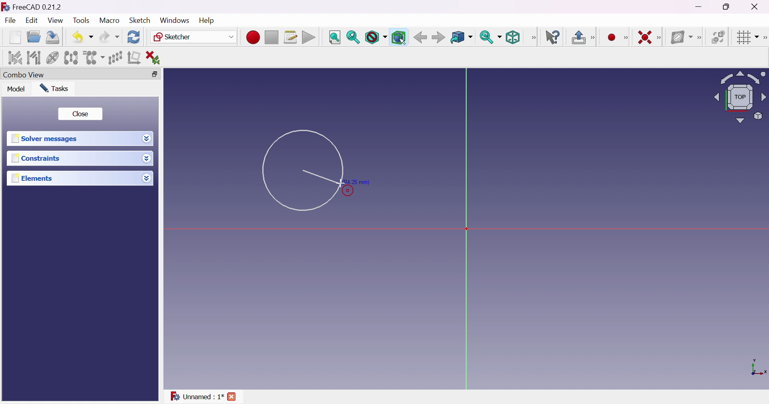 The image size is (769, 404). What do you see at coordinates (628, 38) in the screenshot?
I see `[Sketcher geometries]` at bounding box center [628, 38].